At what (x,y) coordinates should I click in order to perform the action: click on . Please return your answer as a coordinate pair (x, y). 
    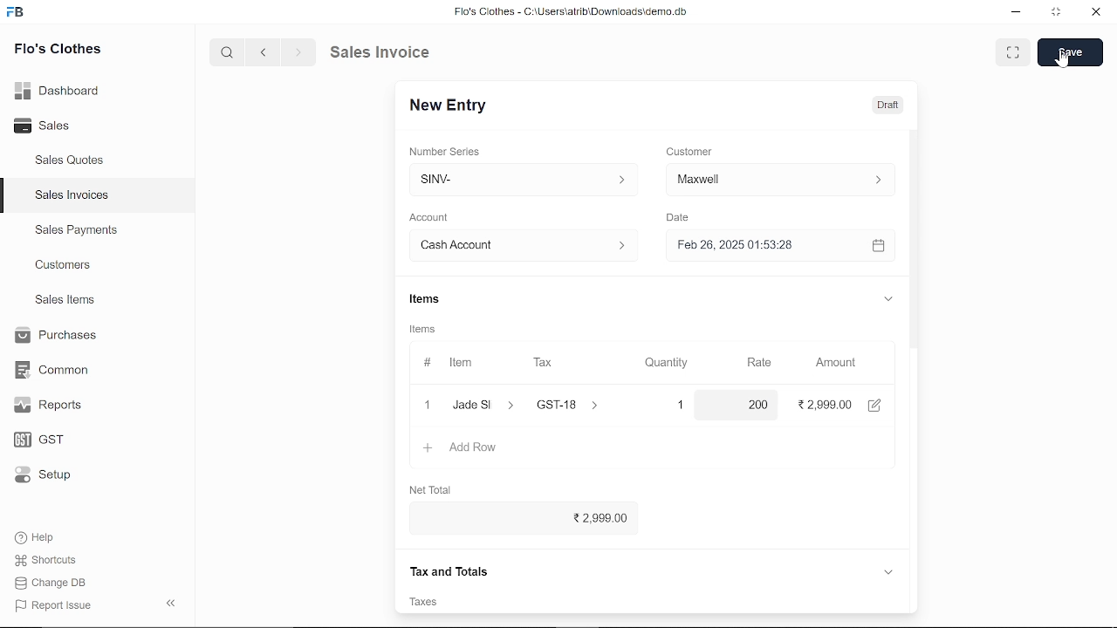
    Looking at the image, I should click on (425, 331).